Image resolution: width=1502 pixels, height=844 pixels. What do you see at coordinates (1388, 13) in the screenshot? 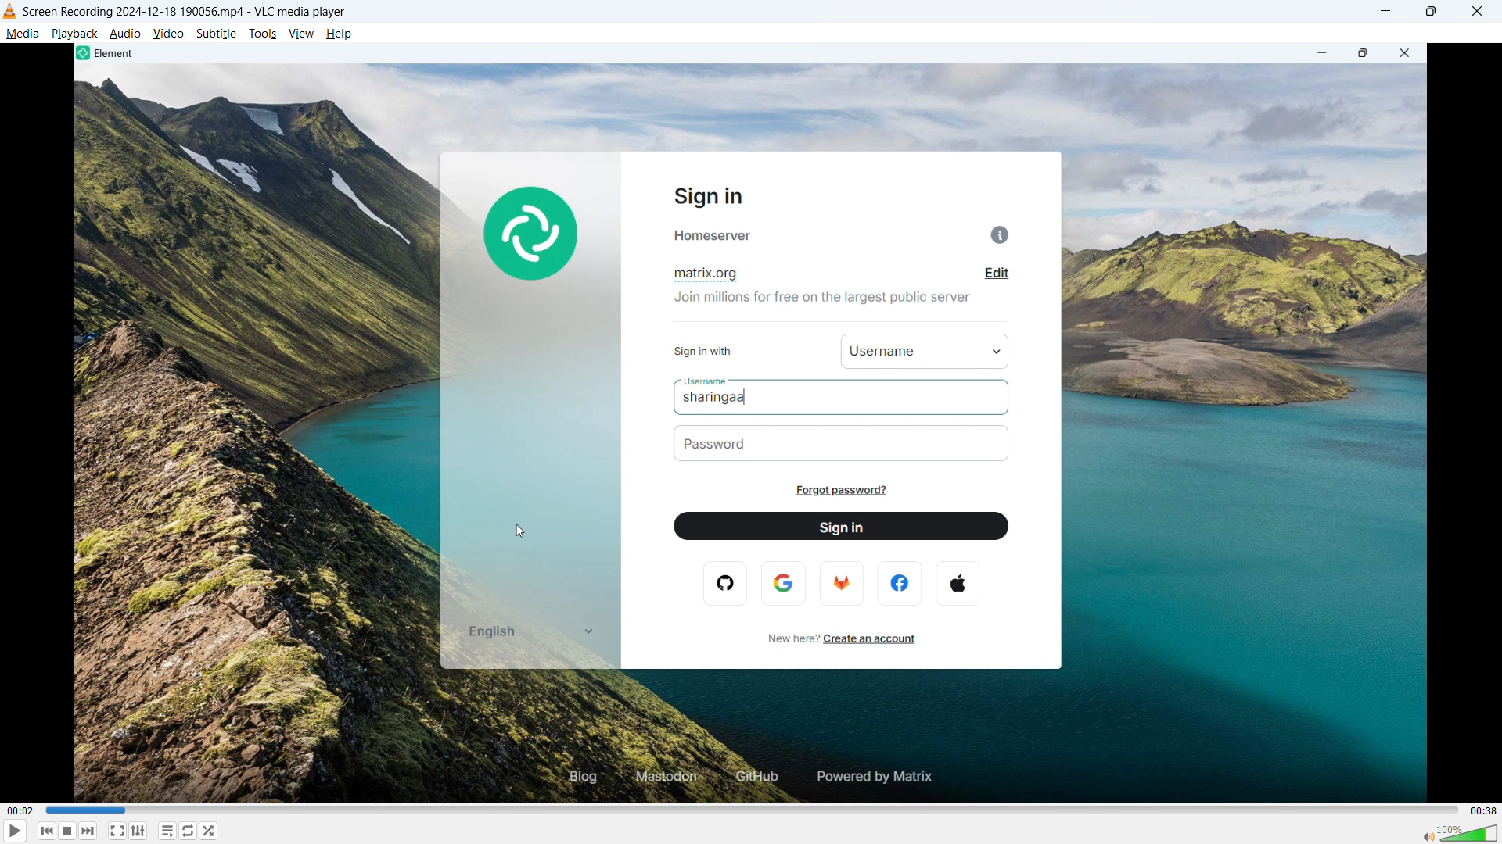
I see `minimise ` at bounding box center [1388, 13].